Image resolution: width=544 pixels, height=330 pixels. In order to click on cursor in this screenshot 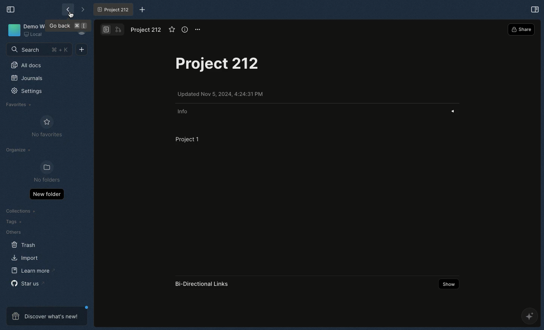, I will do `click(120, 55)`.